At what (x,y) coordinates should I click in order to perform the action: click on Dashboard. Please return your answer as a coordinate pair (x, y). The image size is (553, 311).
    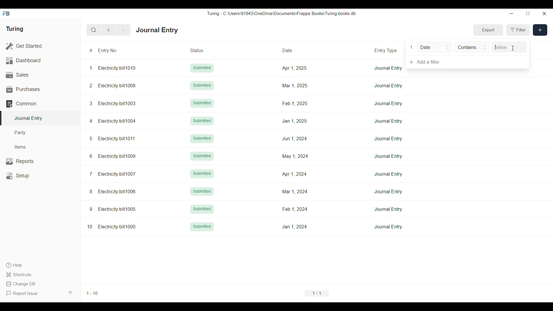
    Looking at the image, I should click on (40, 60).